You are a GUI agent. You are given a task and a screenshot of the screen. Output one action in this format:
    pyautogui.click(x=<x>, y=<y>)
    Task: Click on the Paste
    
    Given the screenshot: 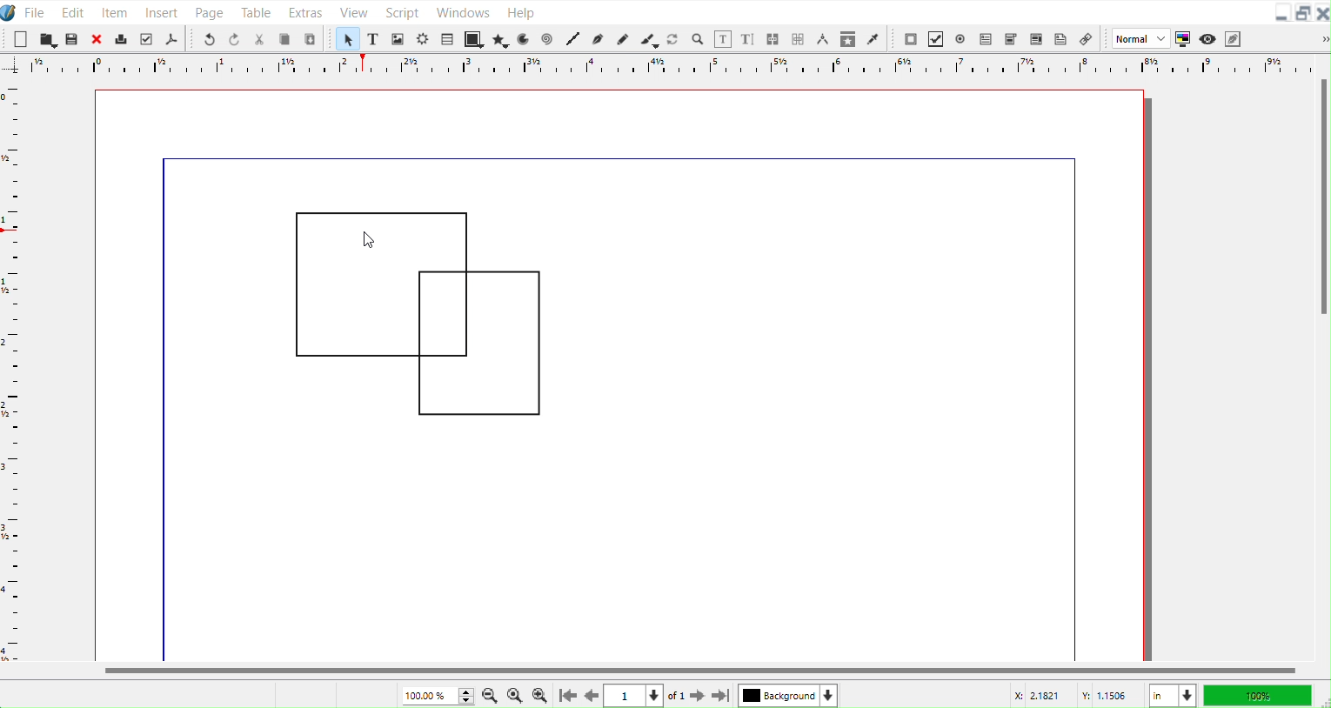 What is the action you would take?
    pyautogui.click(x=311, y=38)
    